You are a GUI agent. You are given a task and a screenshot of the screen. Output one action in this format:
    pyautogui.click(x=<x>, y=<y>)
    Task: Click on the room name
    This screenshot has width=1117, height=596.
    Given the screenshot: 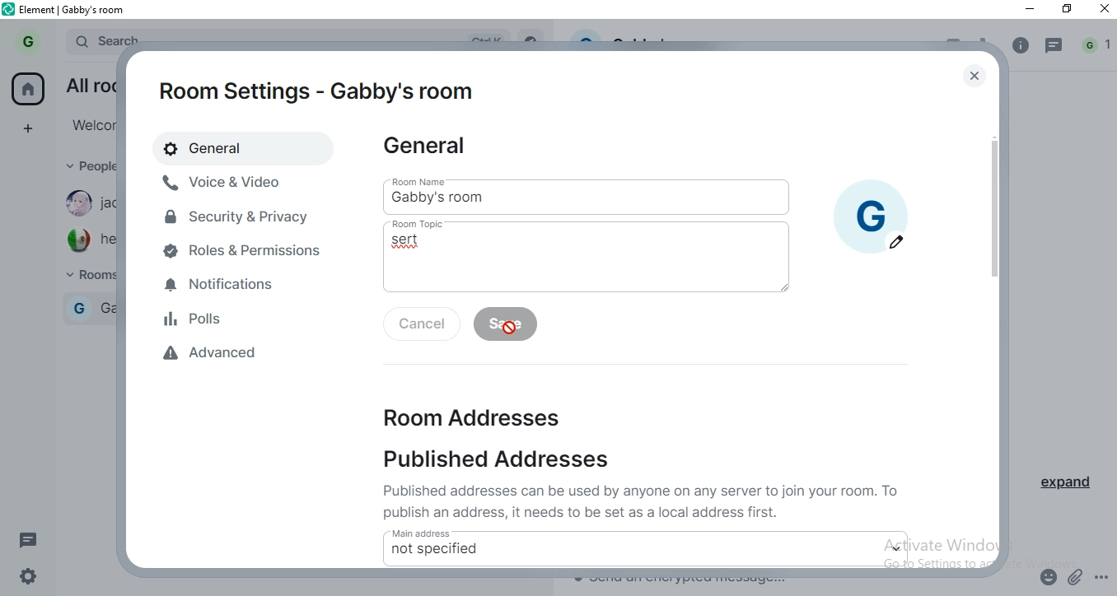 What is the action you would take?
    pyautogui.click(x=428, y=180)
    